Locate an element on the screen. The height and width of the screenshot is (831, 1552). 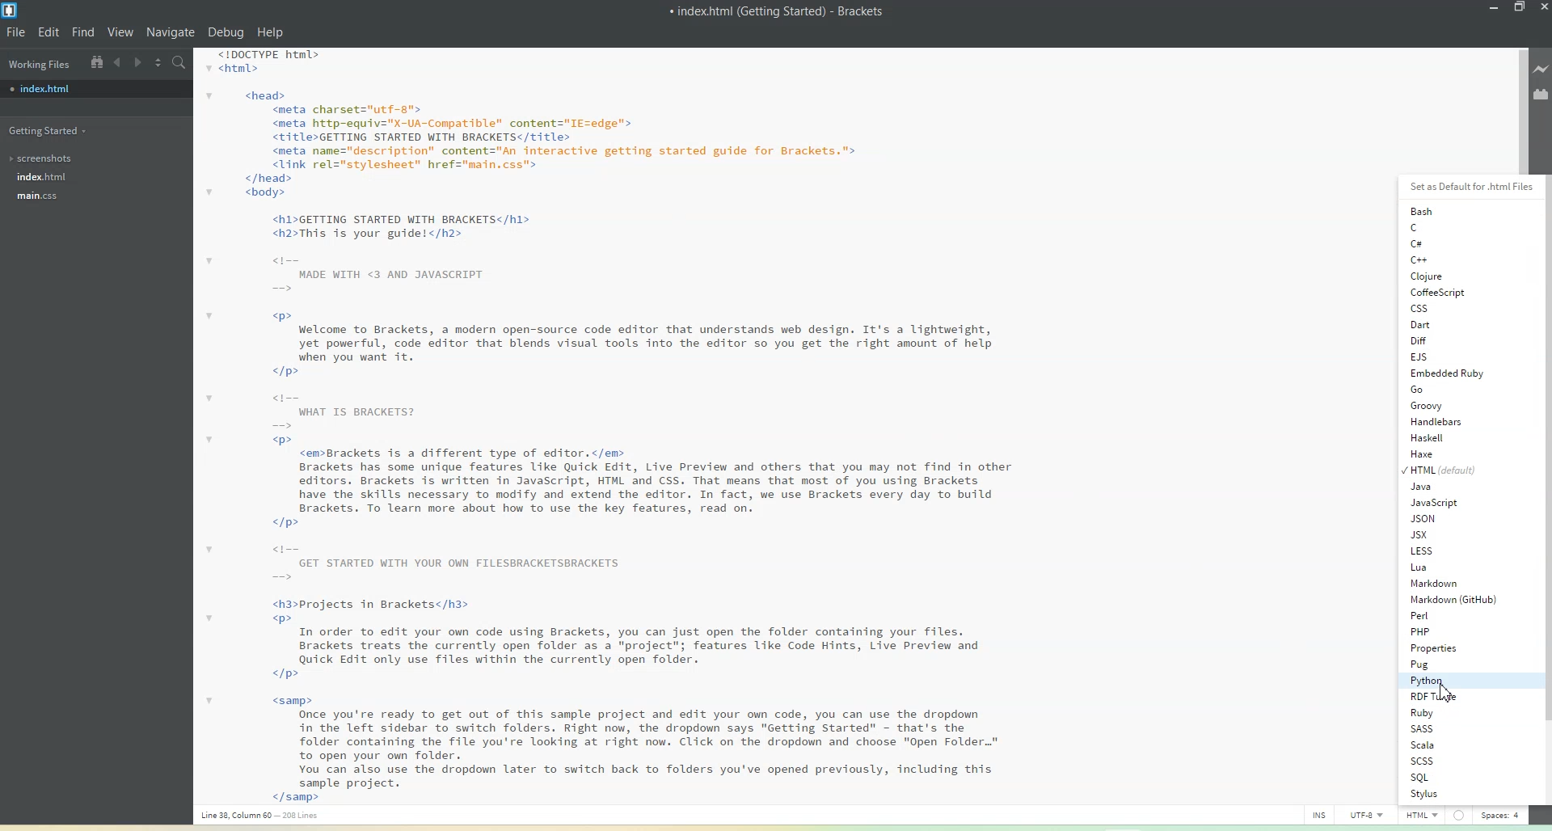
Stylus is located at coordinates (1456, 794).